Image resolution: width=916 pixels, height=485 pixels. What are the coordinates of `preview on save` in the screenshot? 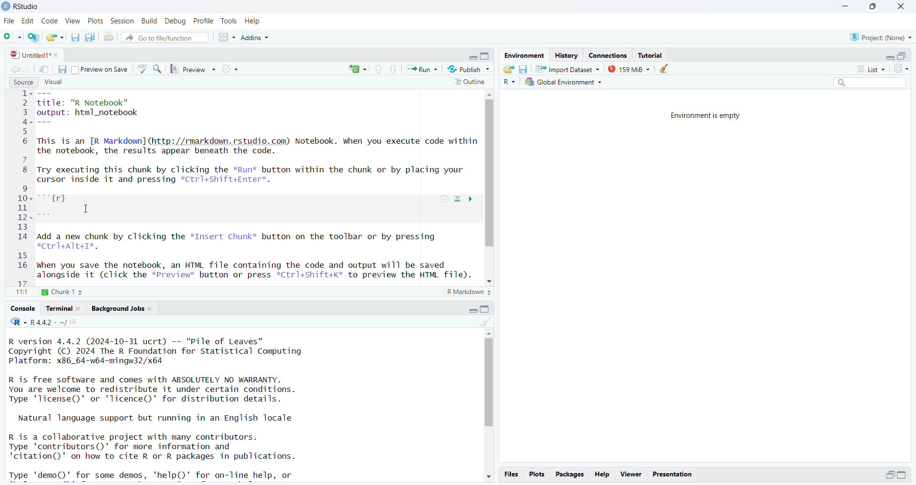 It's located at (101, 70).